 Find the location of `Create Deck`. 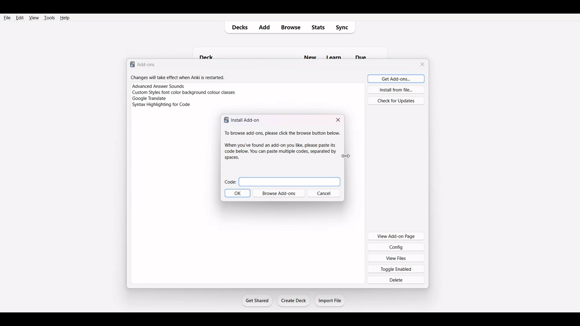

Create Deck is located at coordinates (294, 301).